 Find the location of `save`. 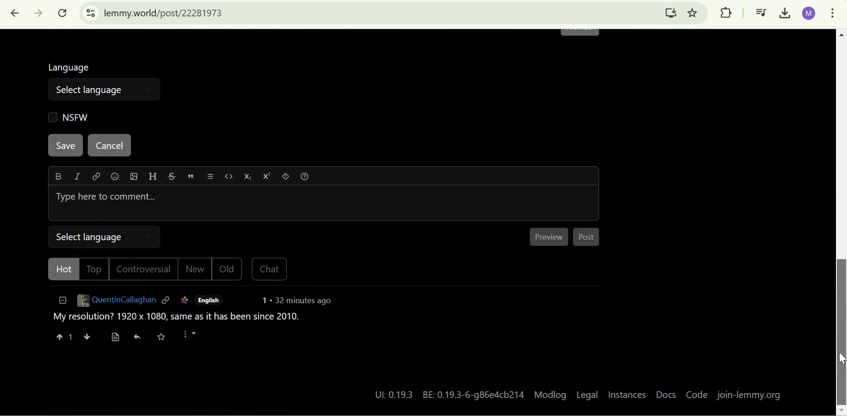

save is located at coordinates (166, 338).